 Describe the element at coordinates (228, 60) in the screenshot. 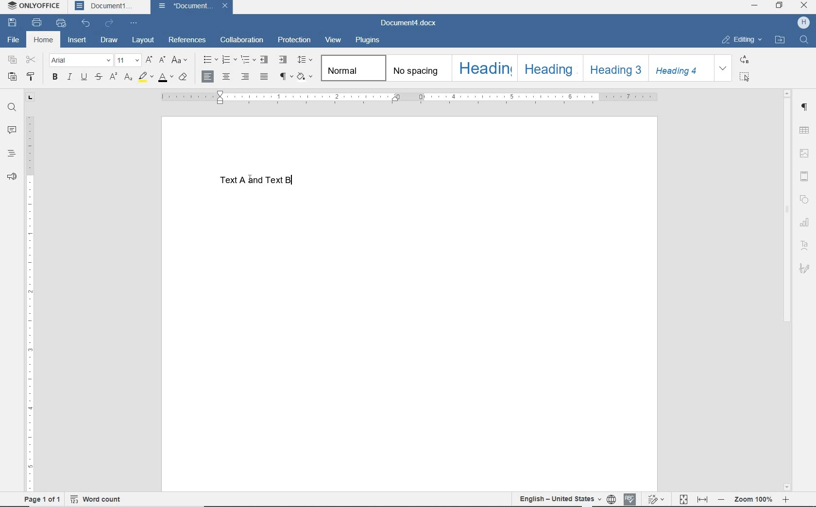

I see `NUMBERING` at that location.